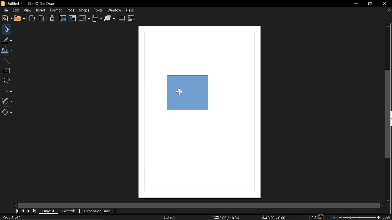  Describe the element at coordinates (99, 10) in the screenshot. I see `Tools` at that location.